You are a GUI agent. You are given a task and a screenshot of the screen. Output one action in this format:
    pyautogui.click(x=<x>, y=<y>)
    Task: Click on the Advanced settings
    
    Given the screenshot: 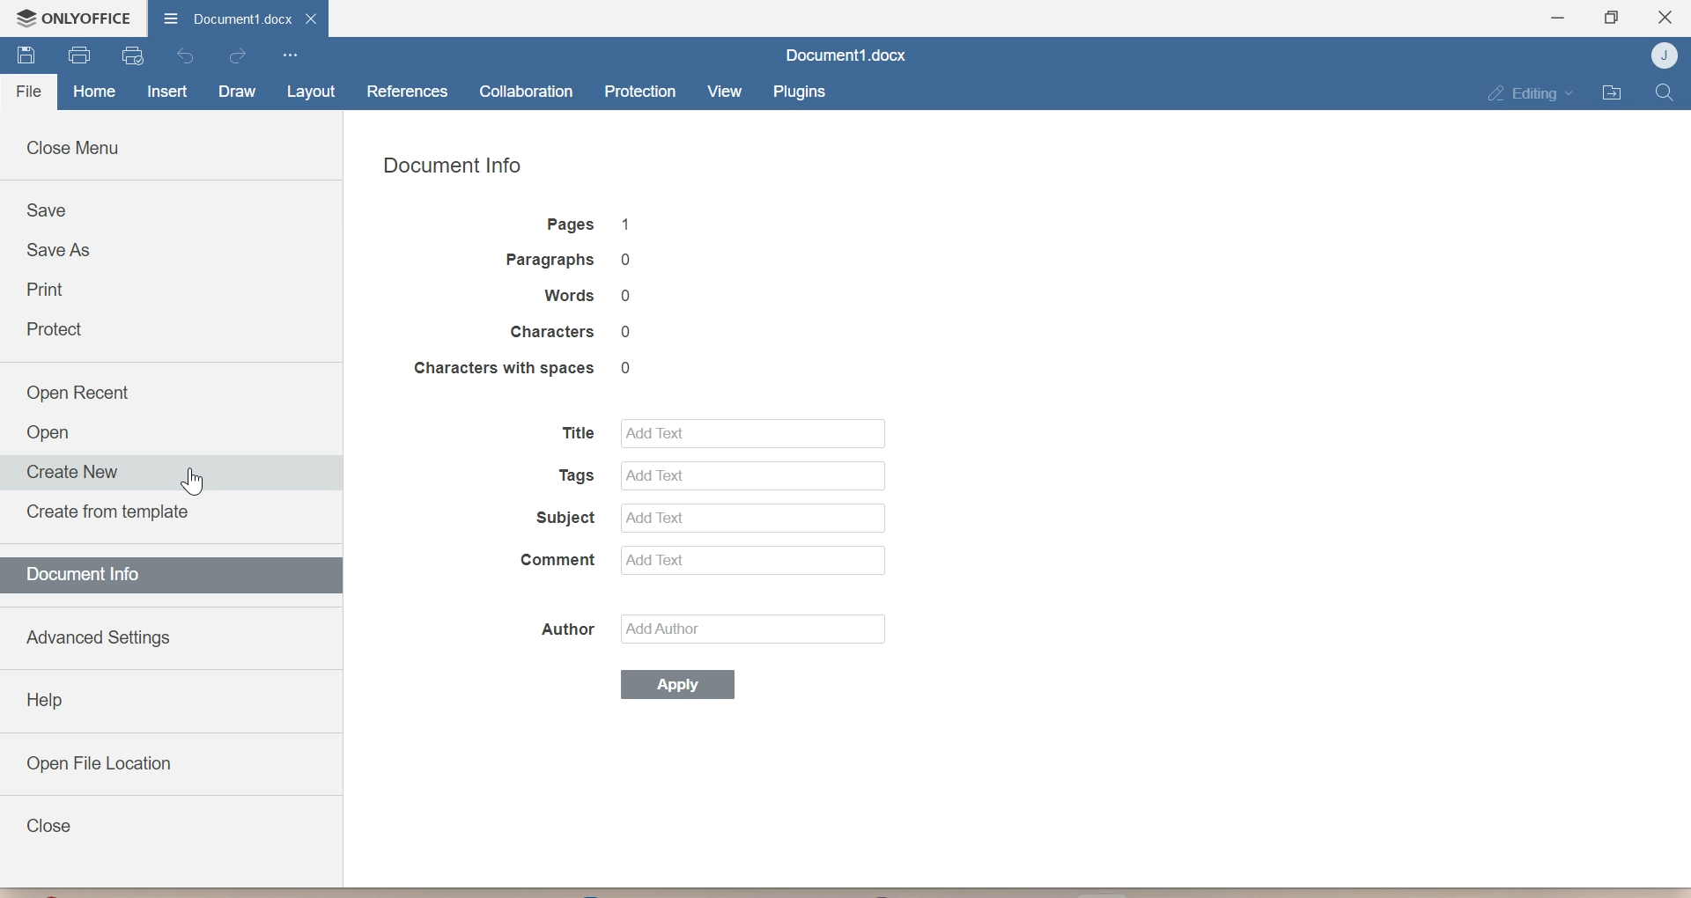 What is the action you would take?
    pyautogui.click(x=98, y=634)
    